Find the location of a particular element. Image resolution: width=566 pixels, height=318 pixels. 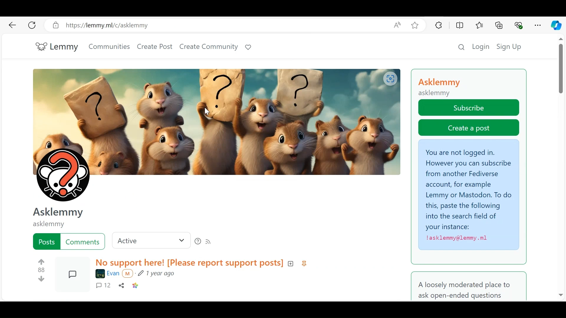

Lemmy is located at coordinates (57, 47).